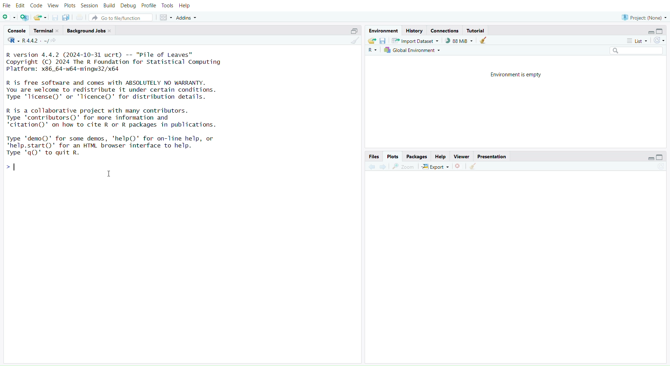 This screenshot has height=366, width=670. Describe the element at coordinates (659, 40) in the screenshot. I see `refresh list` at that location.